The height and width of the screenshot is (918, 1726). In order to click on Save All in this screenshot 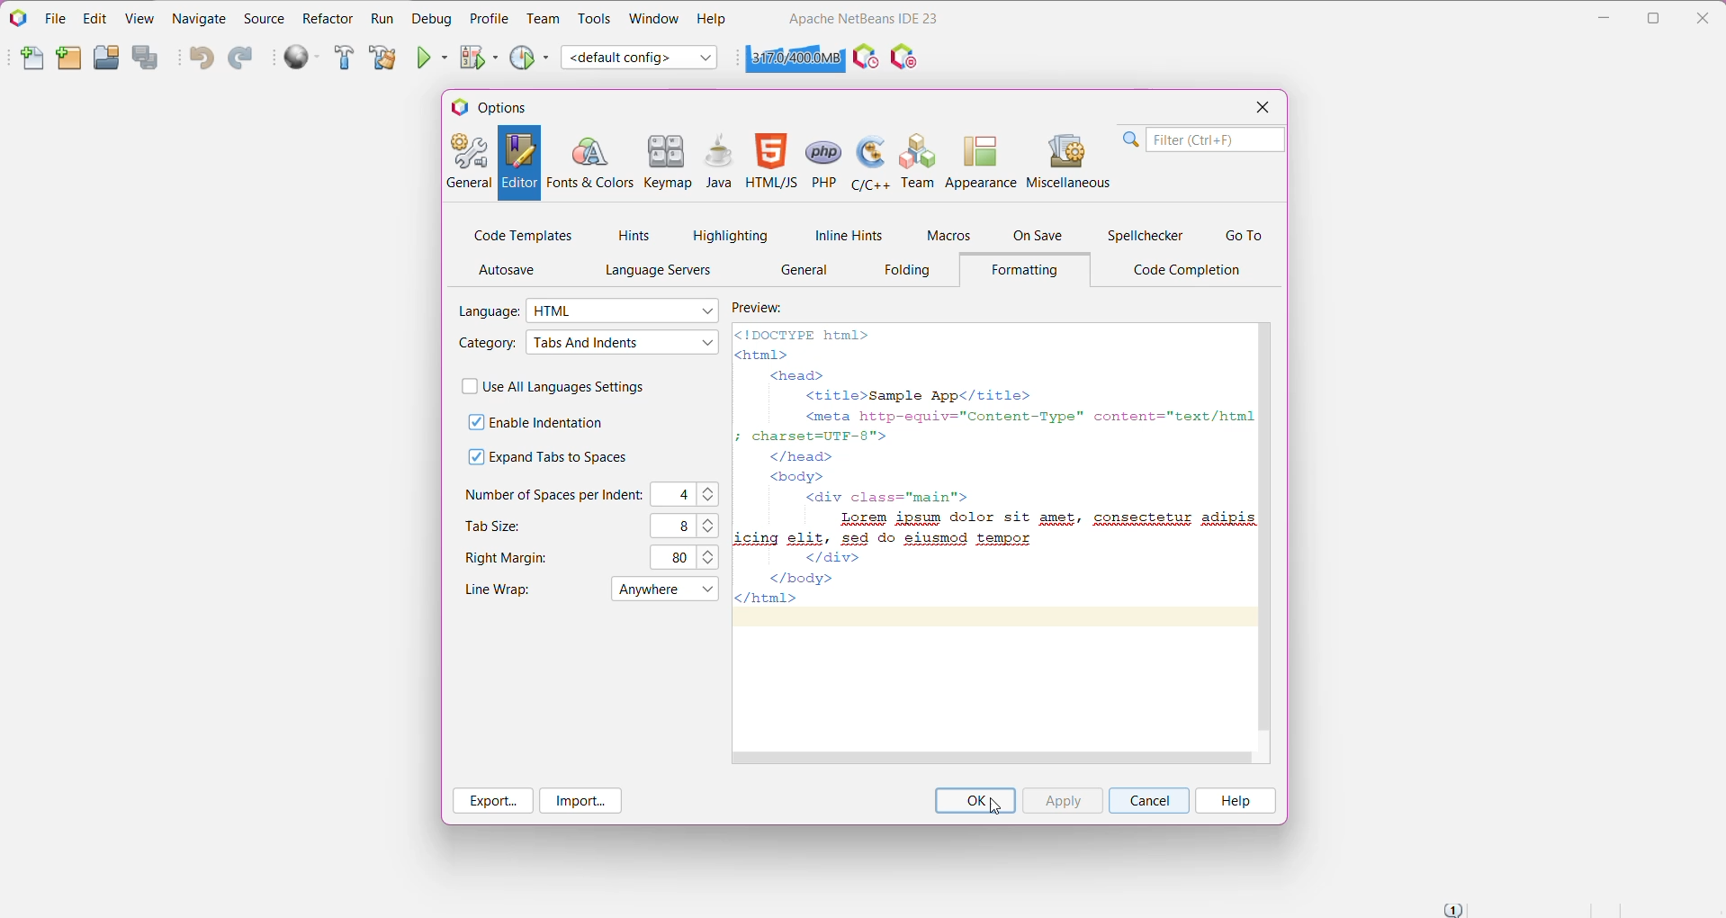, I will do `click(148, 58)`.